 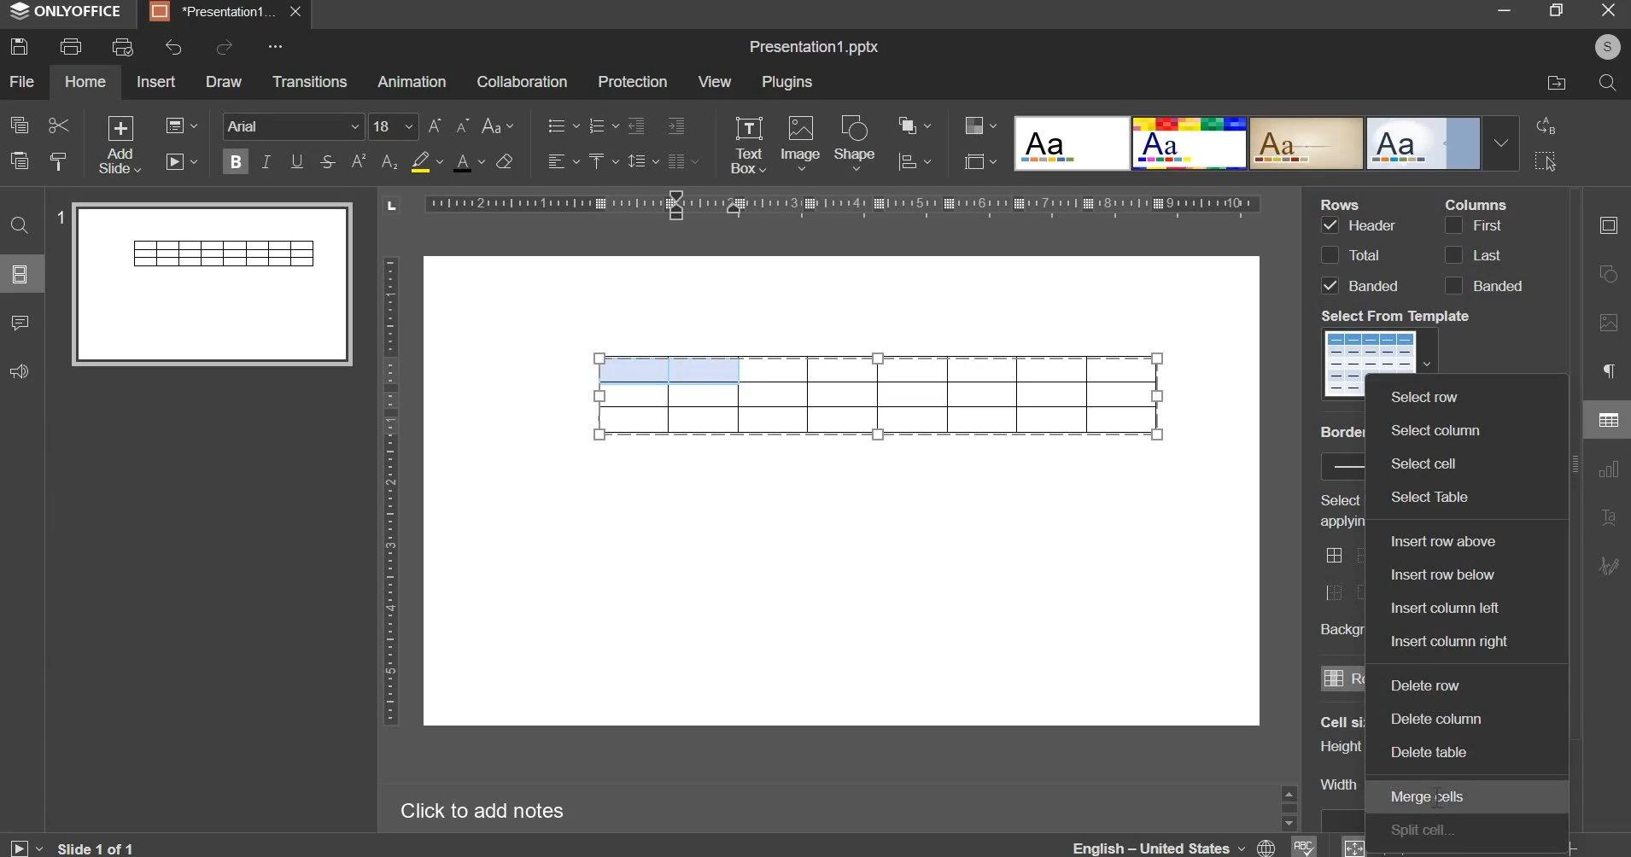 What do you see at coordinates (223, 12) in the screenshot?
I see `Presentation tab` at bounding box center [223, 12].